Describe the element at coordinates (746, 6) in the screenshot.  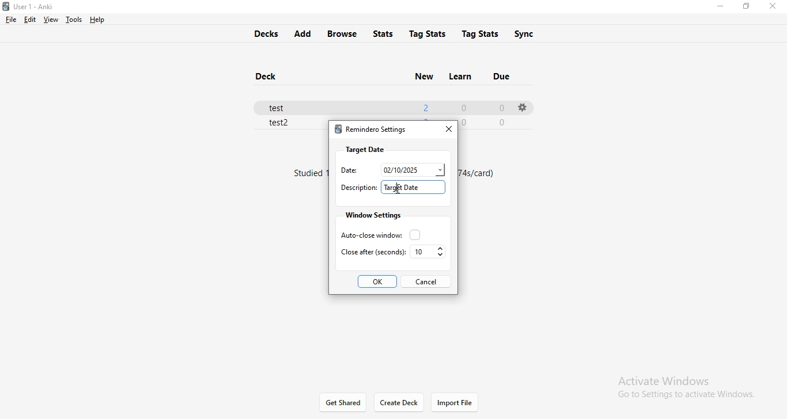
I see `restore` at that location.